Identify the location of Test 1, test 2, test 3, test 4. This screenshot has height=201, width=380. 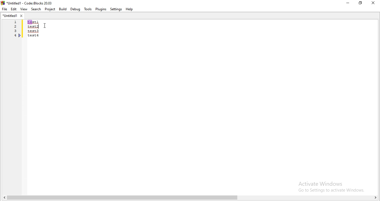
(41, 33).